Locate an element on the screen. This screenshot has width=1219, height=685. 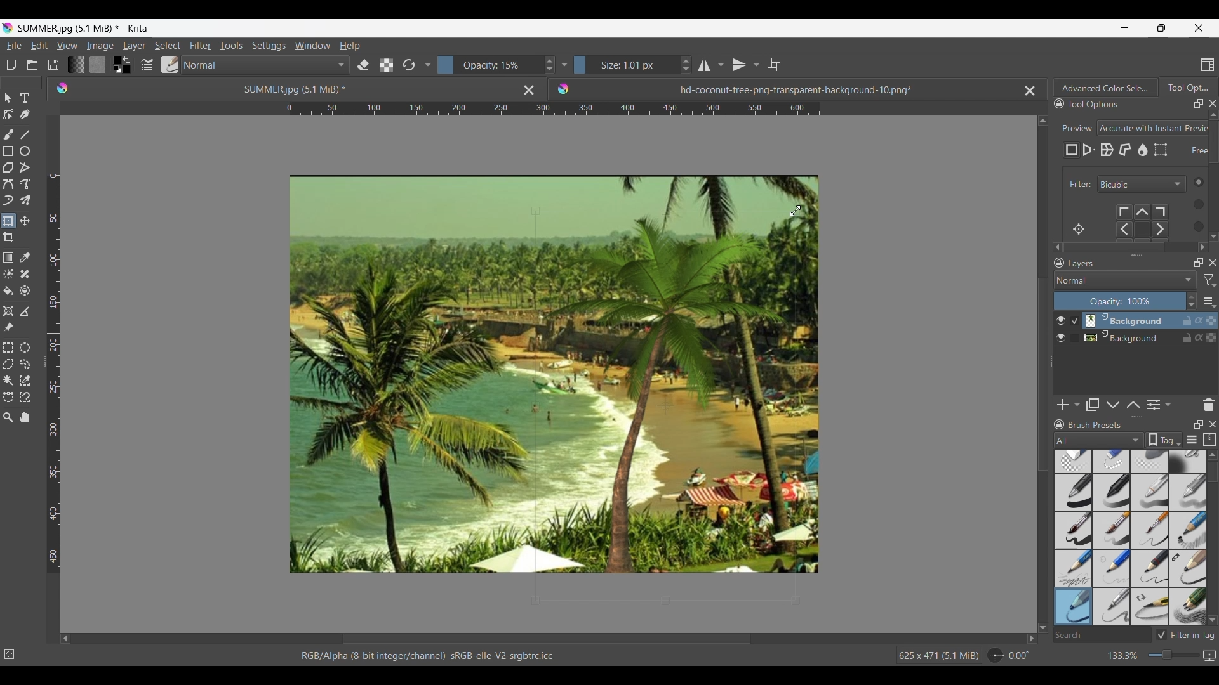
Select is located at coordinates (168, 46).